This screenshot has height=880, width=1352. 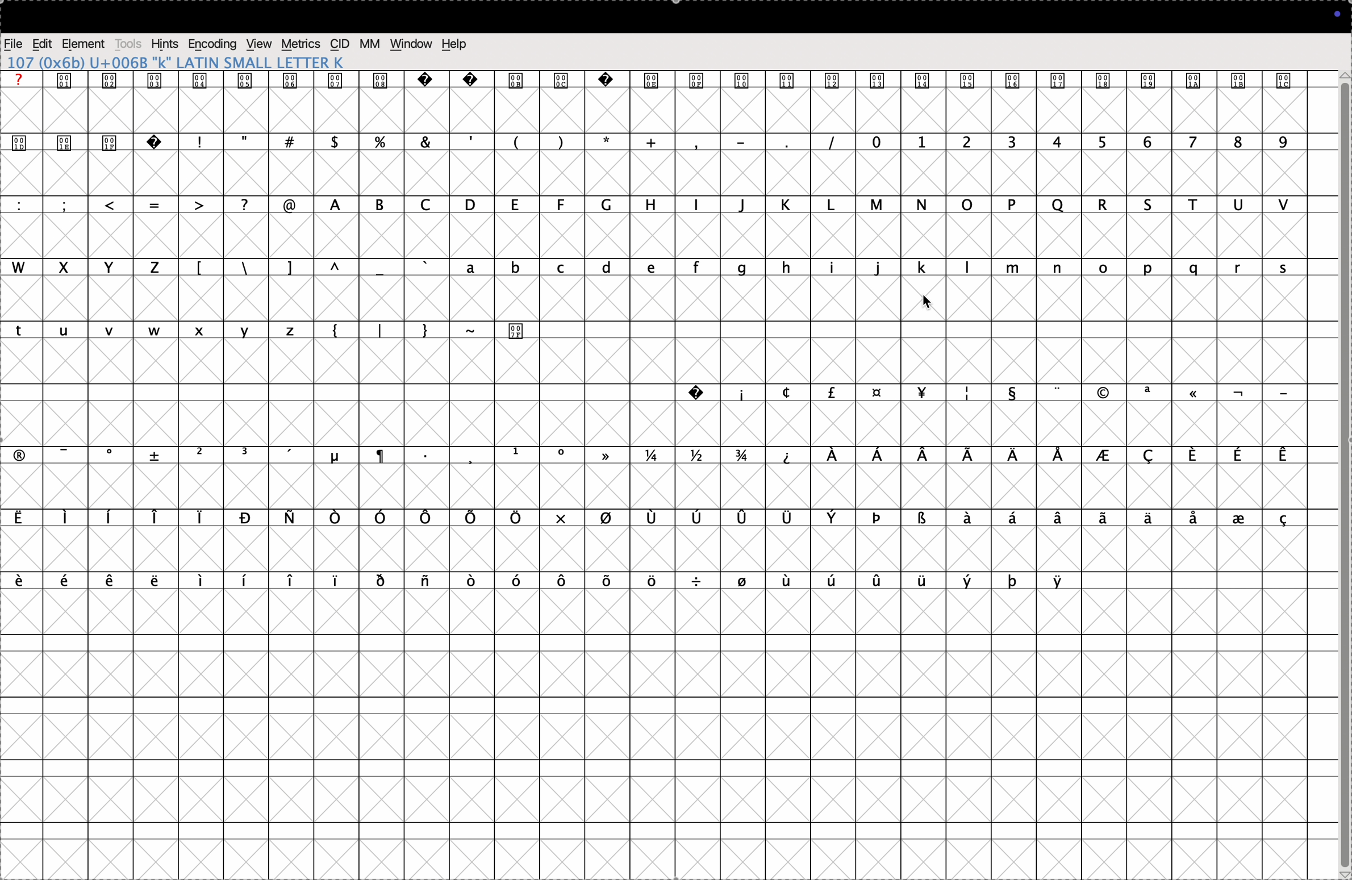 What do you see at coordinates (1295, 265) in the screenshot?
I see `s` at bounding box center [1295, 265].